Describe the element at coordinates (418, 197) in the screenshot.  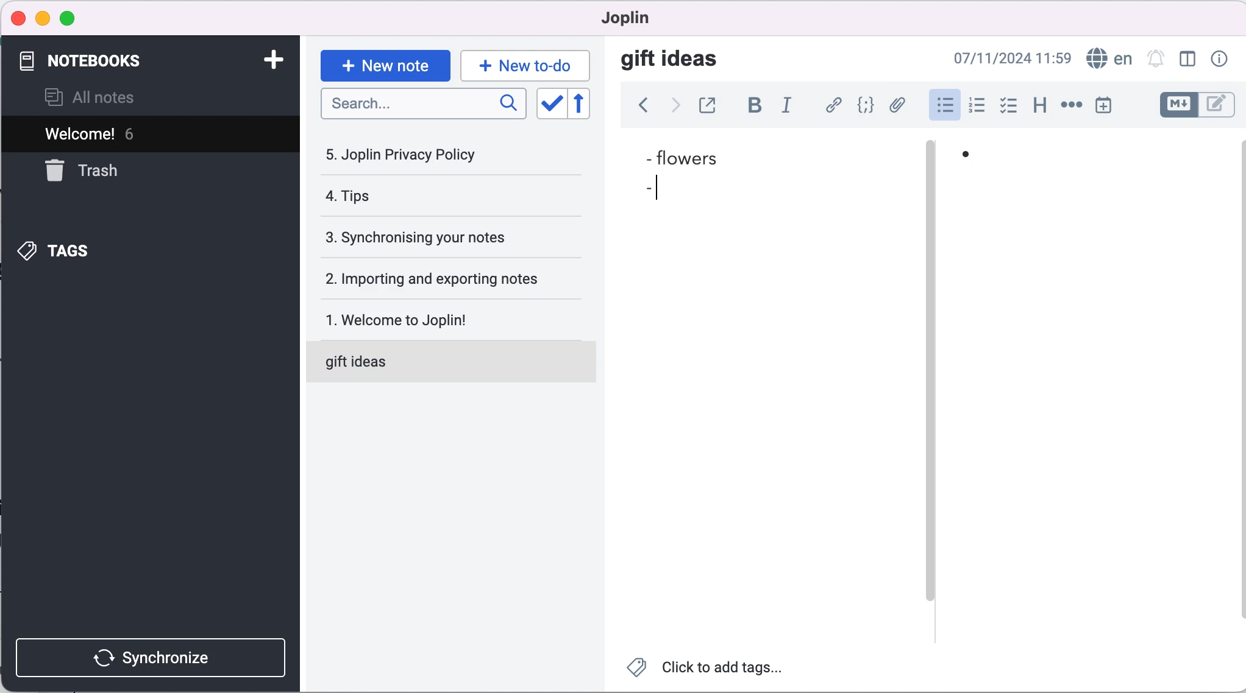
I see `tips` at that location.